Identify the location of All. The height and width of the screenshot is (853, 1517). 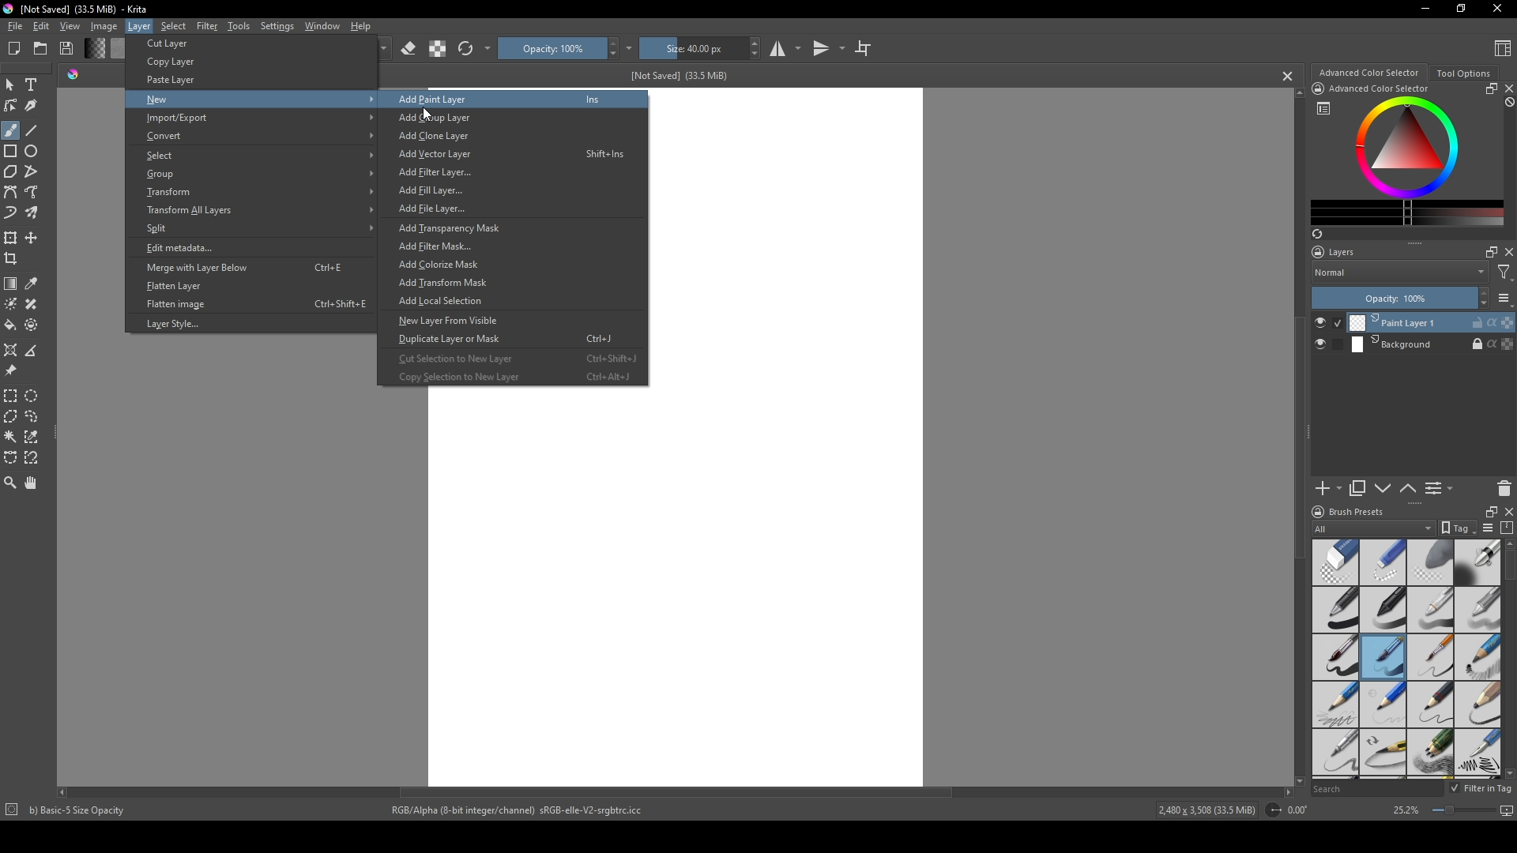
(1373, 528).